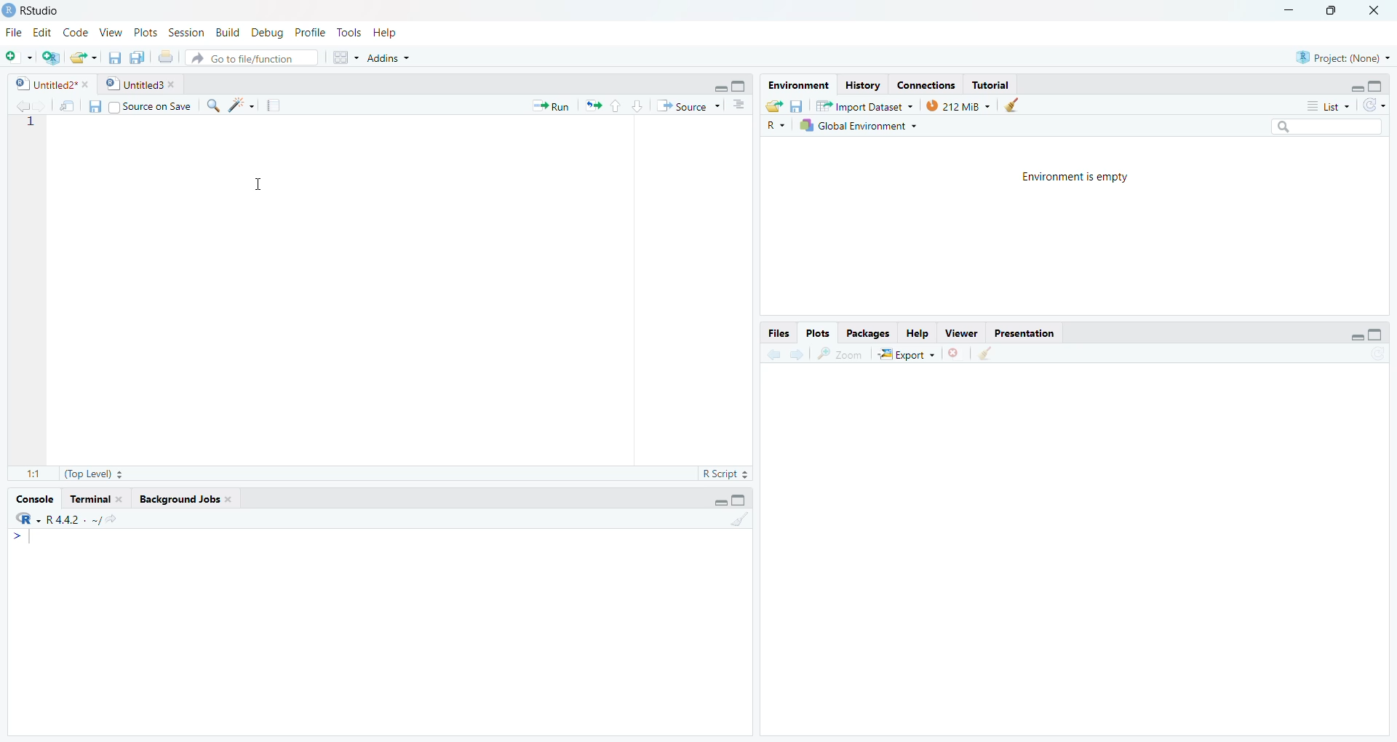 The height and width of the screenshot is (742, 1397). What do you see at coordinates (51, 56) in the screenshot?
I see `create a project` at bounding box center [51, 56].